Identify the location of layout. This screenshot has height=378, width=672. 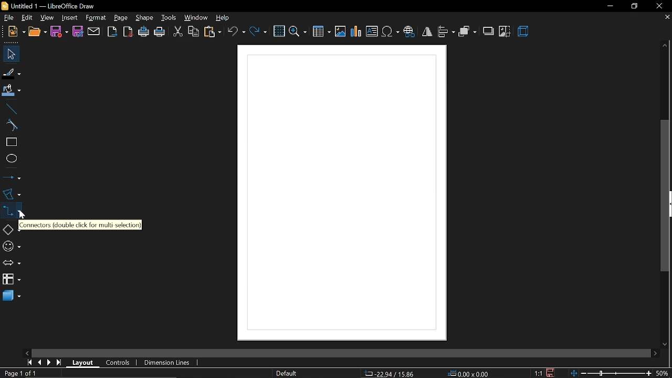
(83, 363).